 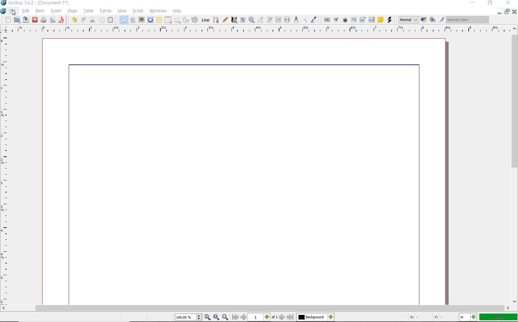 What do you see at coordinates (112, 19) in the screenshot?
I see `paste` at bounding box center [112, 19].